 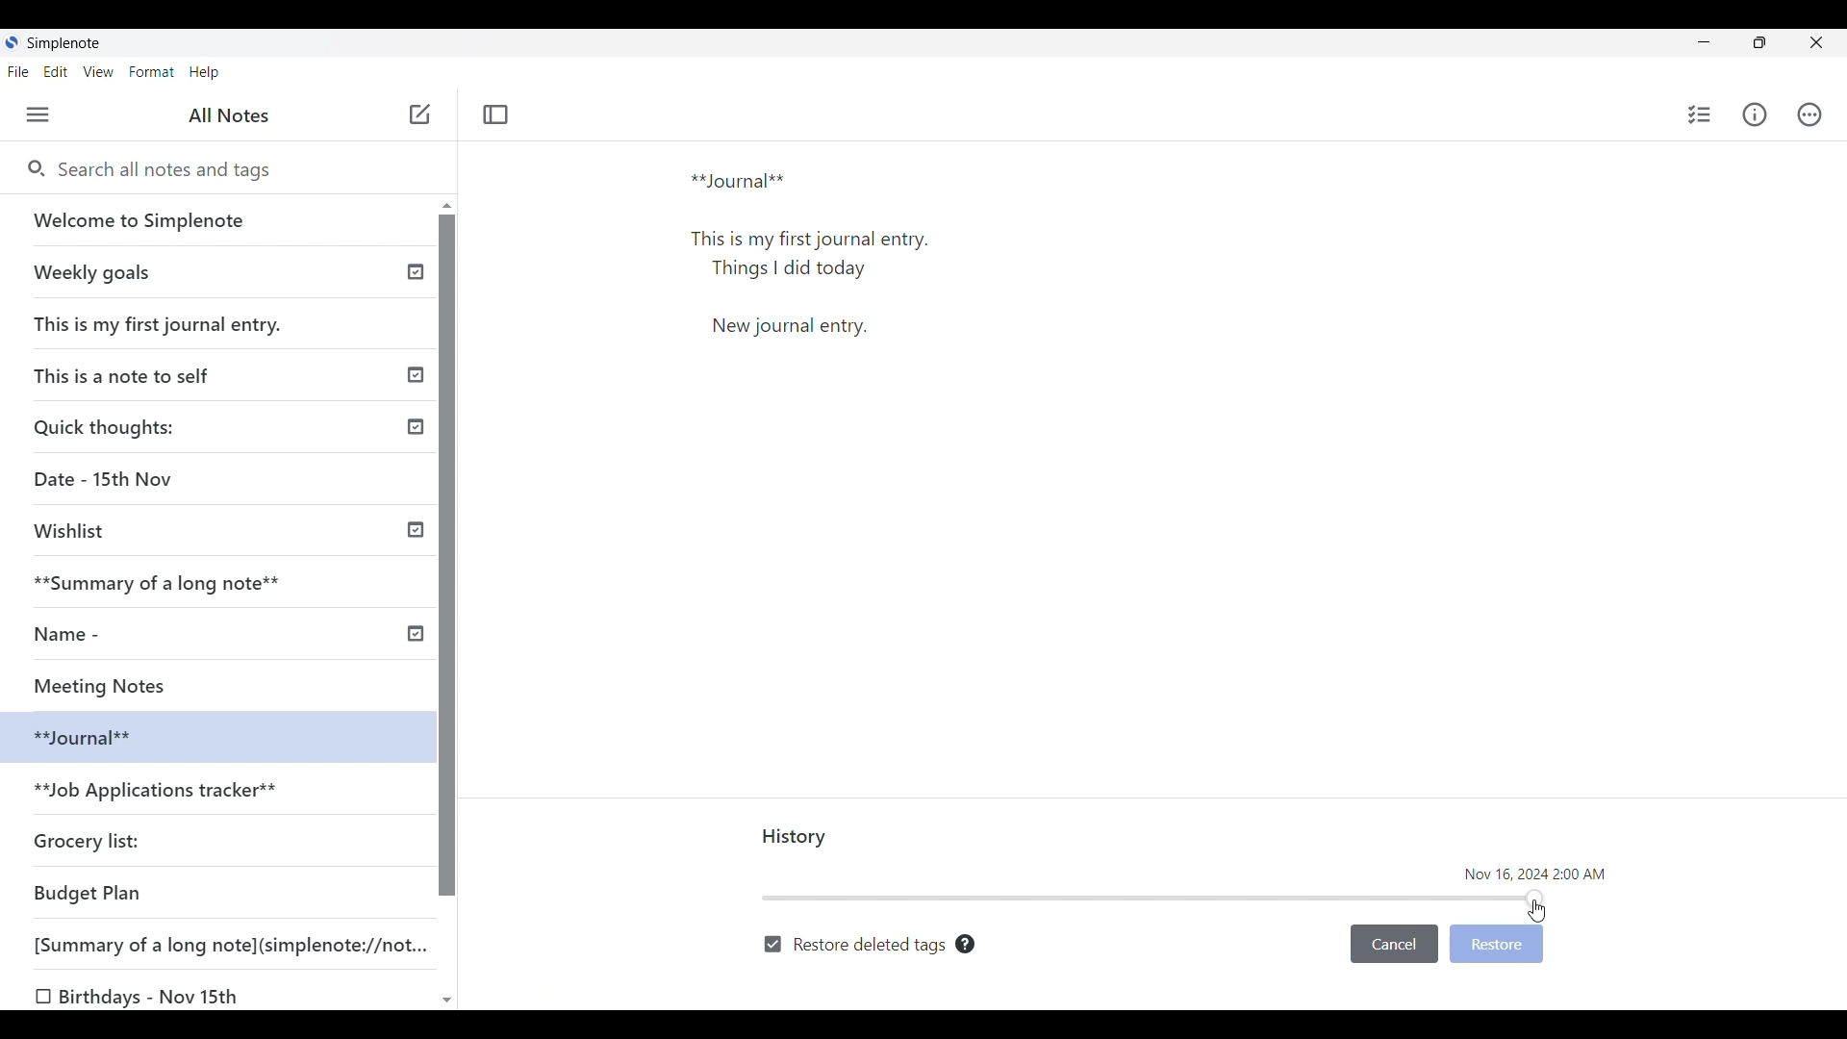 I want to click on Grocery list:, so click(x=90, y=839).